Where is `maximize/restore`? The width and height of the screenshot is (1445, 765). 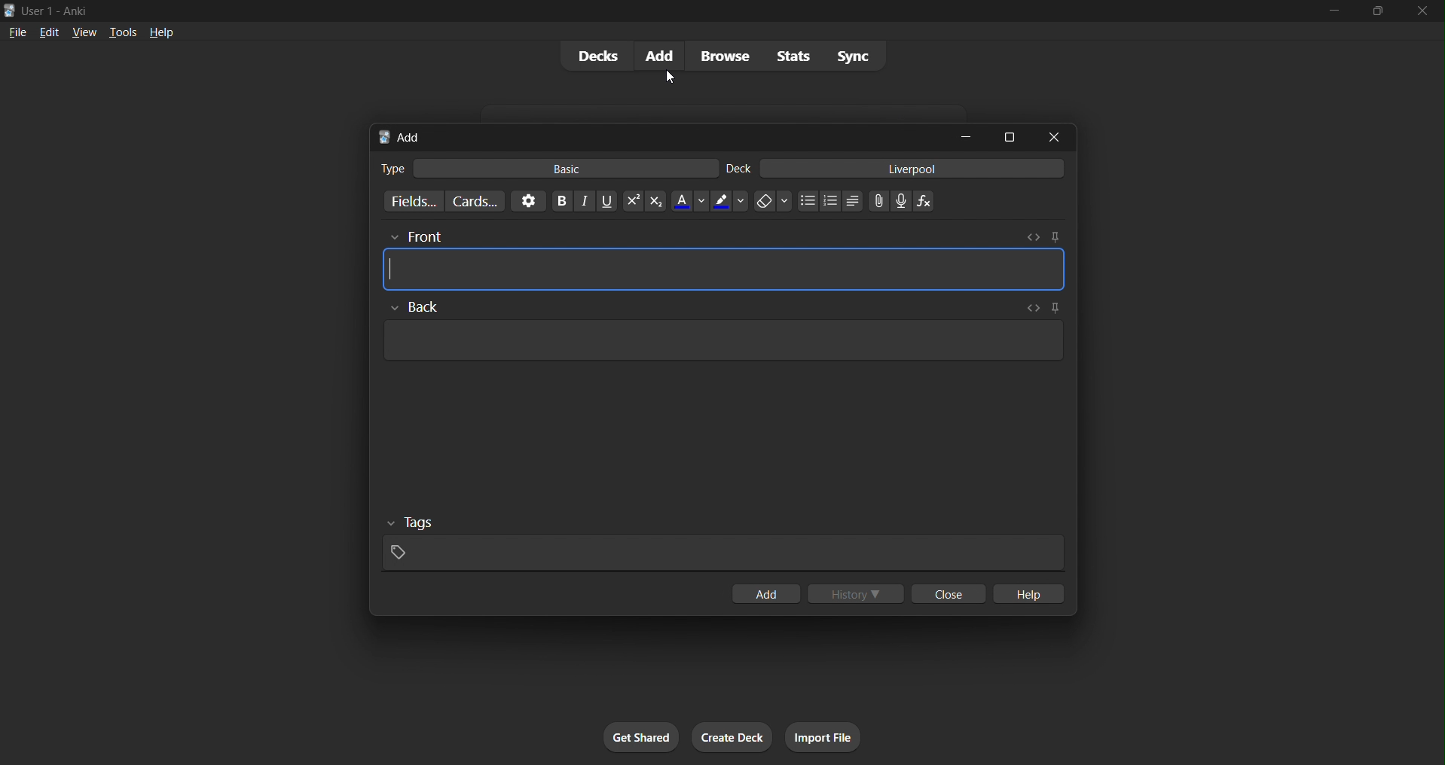 maximize/restore is located at coordinates (1382, 11).